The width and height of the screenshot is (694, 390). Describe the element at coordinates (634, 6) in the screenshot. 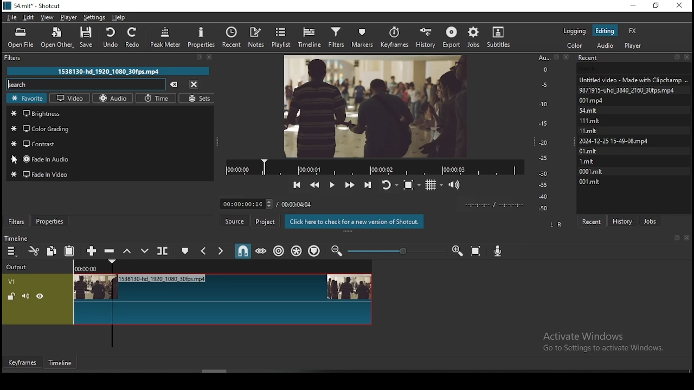

I see `minimize` at that location.